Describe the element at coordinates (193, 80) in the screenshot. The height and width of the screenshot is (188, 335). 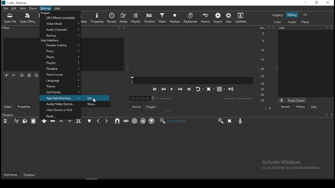
I see `Player` at that location.